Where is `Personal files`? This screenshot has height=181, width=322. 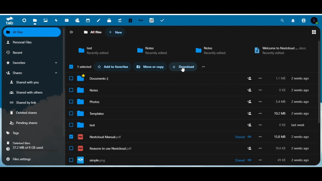
Personal files is located at coordinates (23, 42).